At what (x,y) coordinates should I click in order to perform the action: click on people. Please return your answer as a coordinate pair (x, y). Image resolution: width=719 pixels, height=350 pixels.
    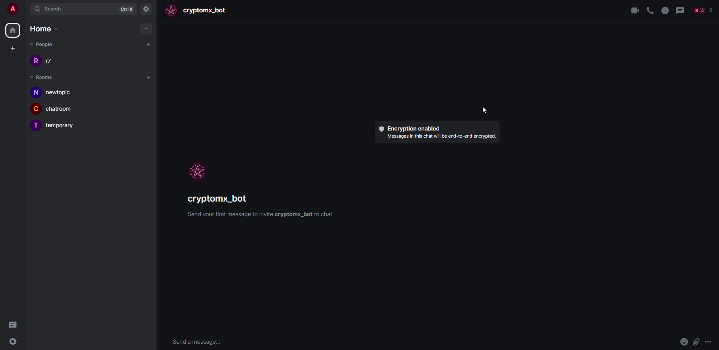
    Looking at the image, I should click on (43, 45).